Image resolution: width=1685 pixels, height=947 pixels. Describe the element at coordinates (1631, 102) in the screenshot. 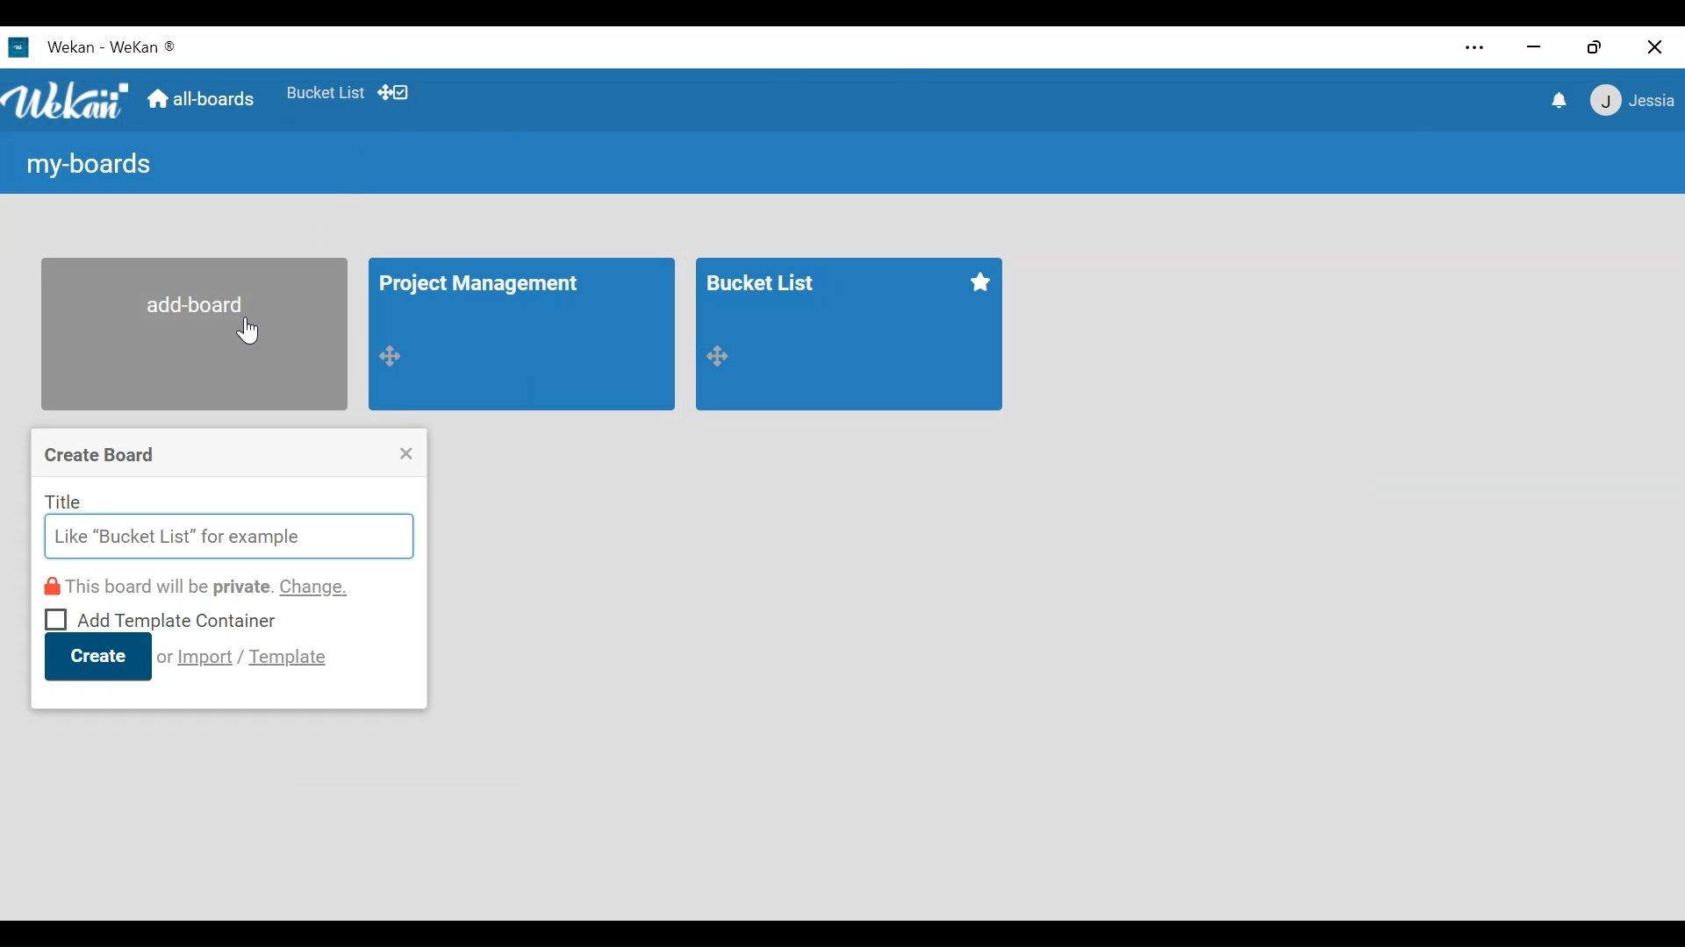

I see `User Member` at that location.